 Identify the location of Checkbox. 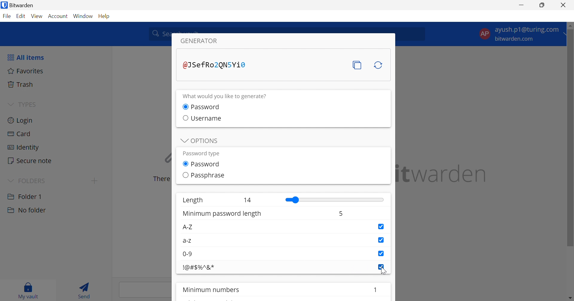
(184, 118).